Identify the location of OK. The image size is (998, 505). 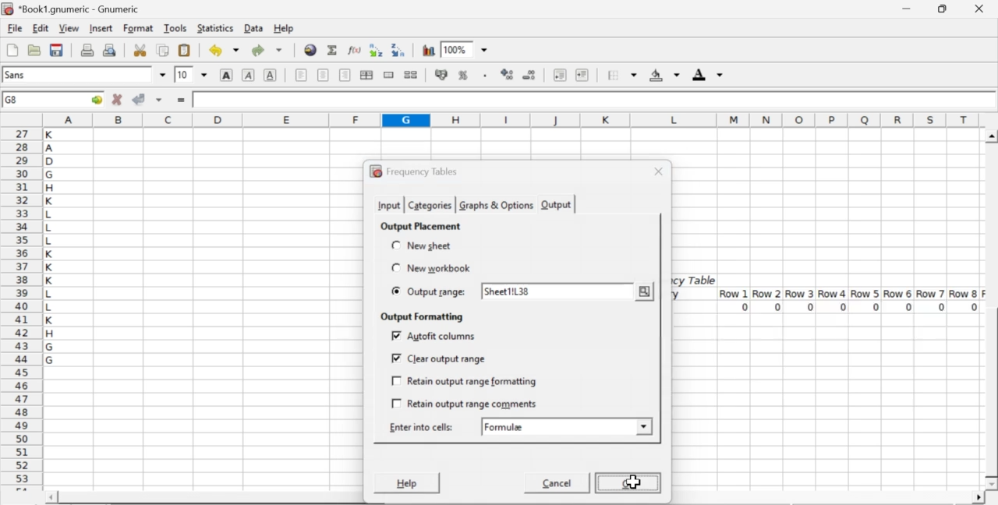
(629, 482).